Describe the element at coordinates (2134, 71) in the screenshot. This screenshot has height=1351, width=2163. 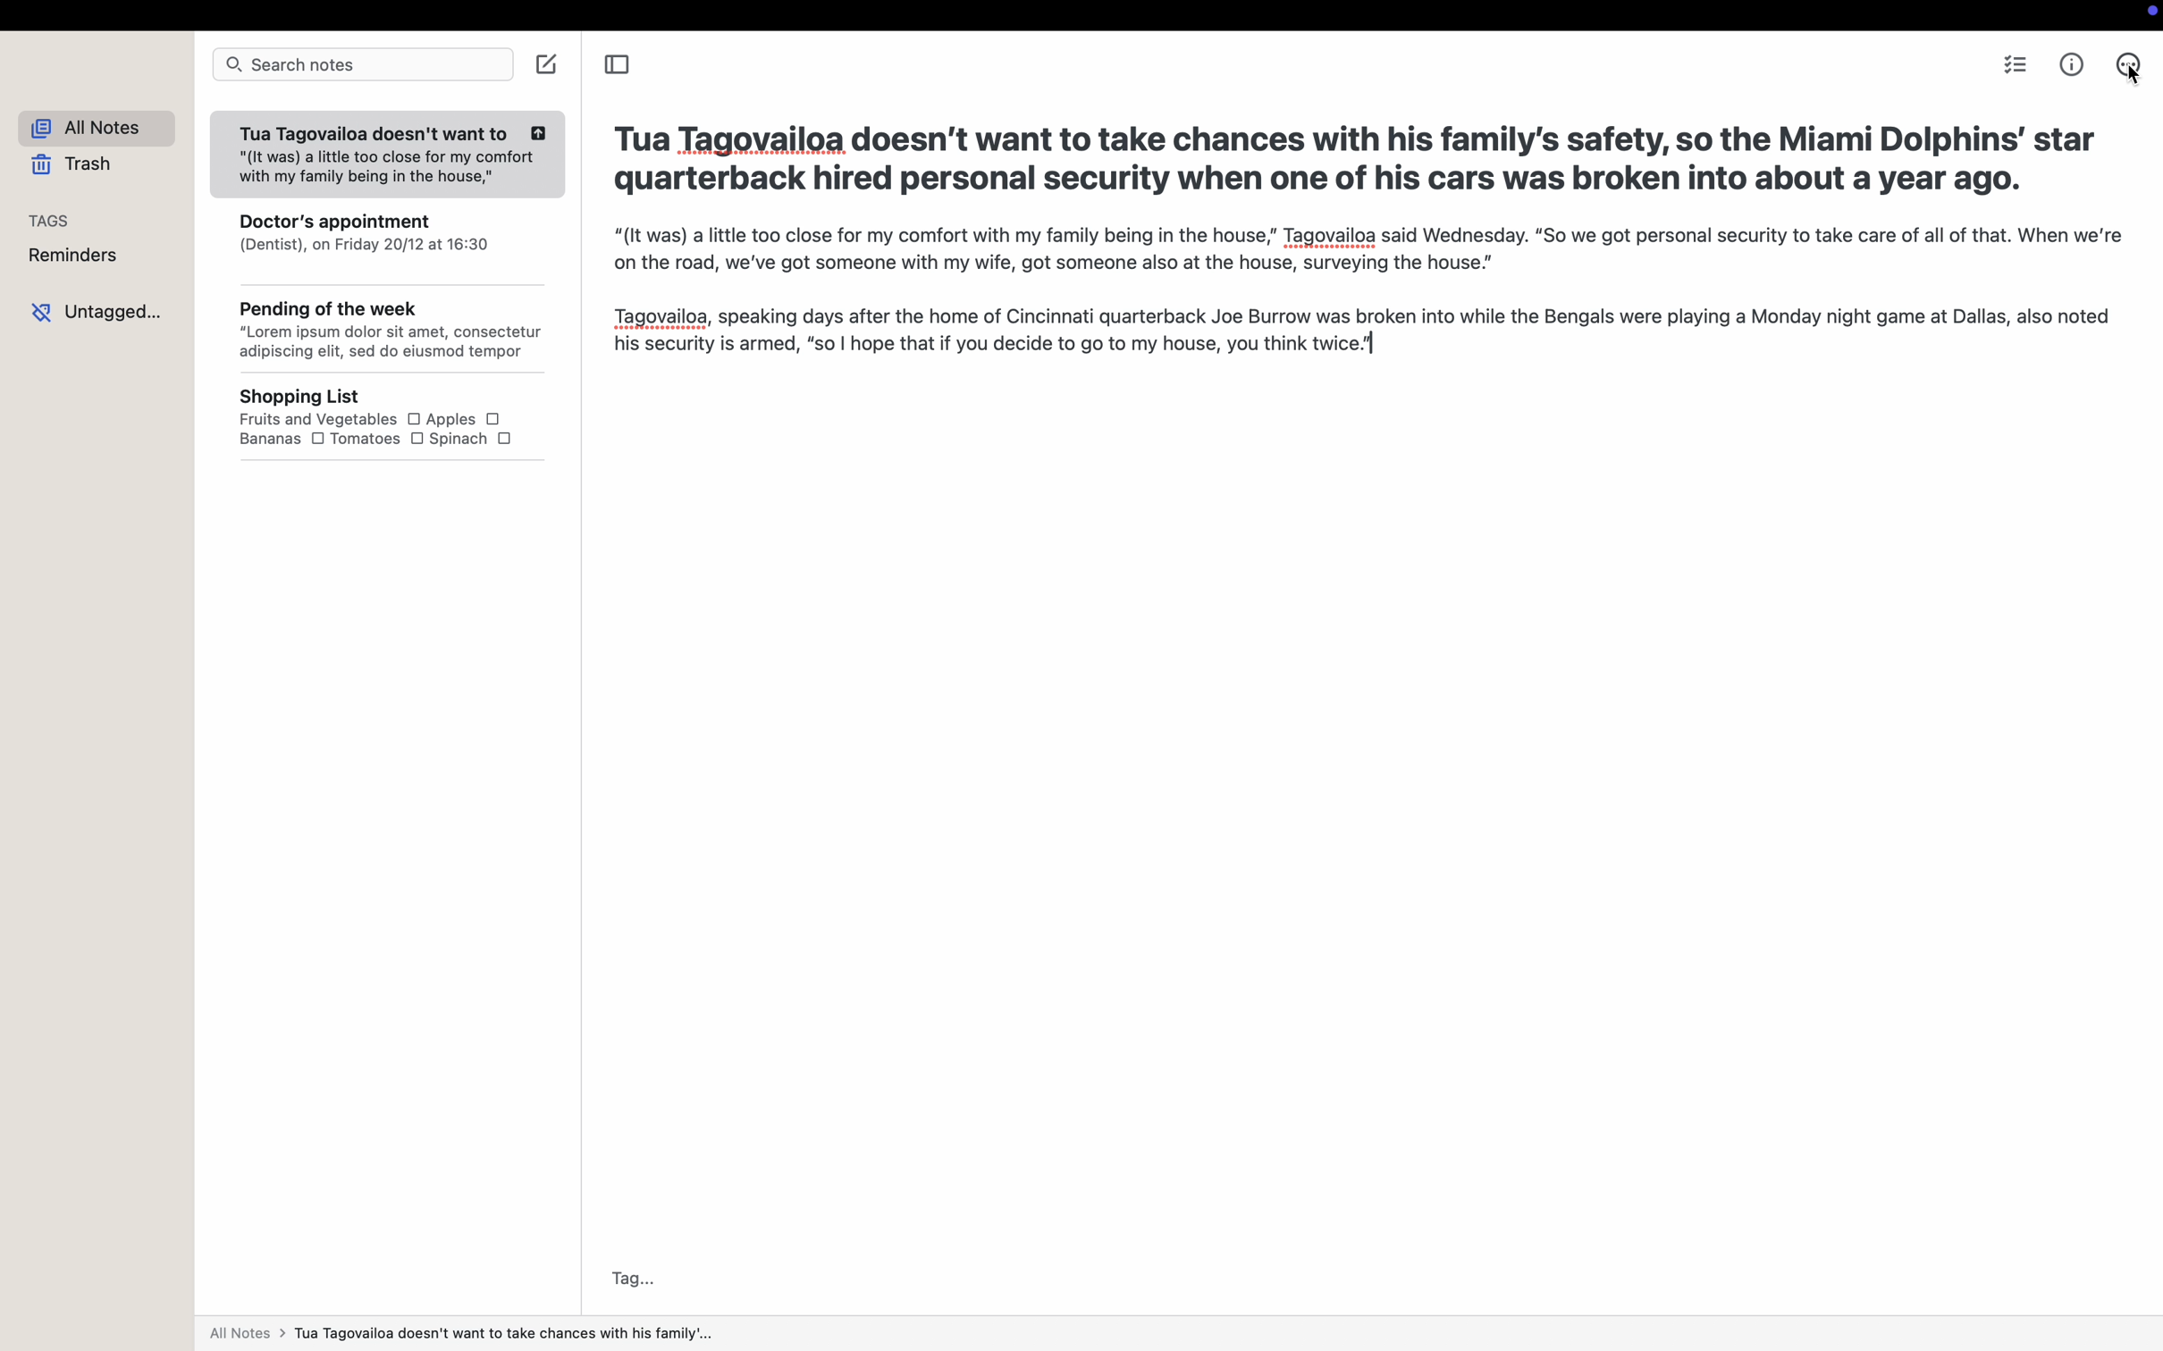
I see `cursor` at that location.